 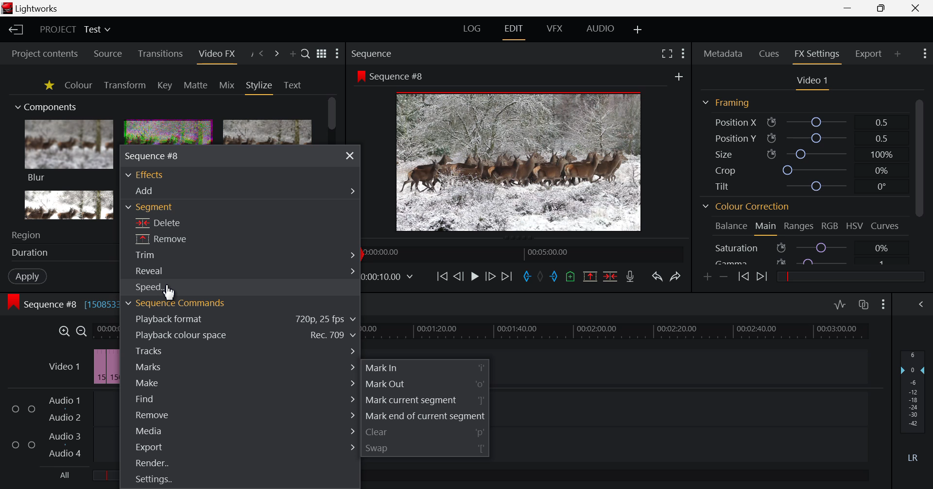 I want to click on Glow, so click(x=69, y=205).